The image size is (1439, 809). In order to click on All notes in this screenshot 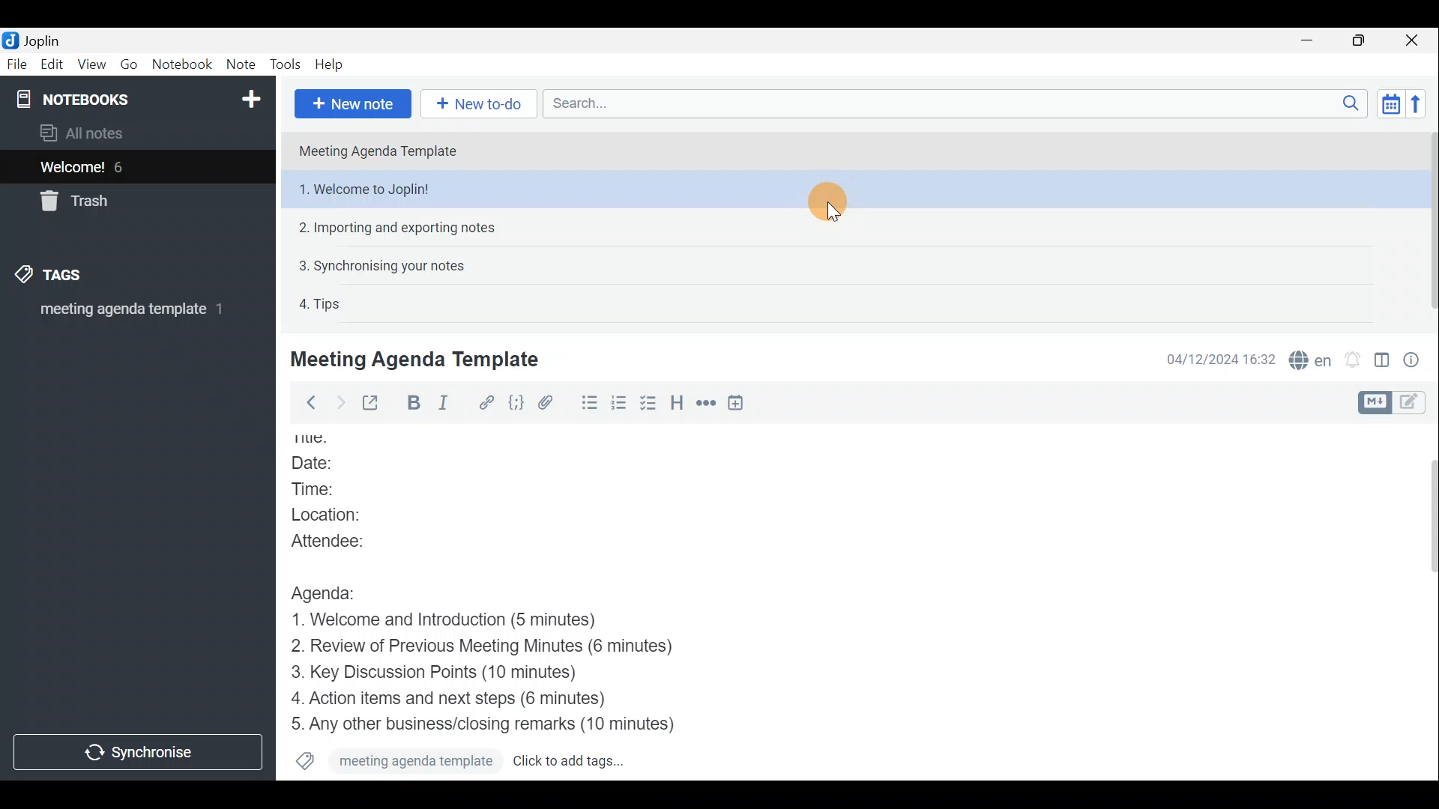, I will do `click(106, 133)`.